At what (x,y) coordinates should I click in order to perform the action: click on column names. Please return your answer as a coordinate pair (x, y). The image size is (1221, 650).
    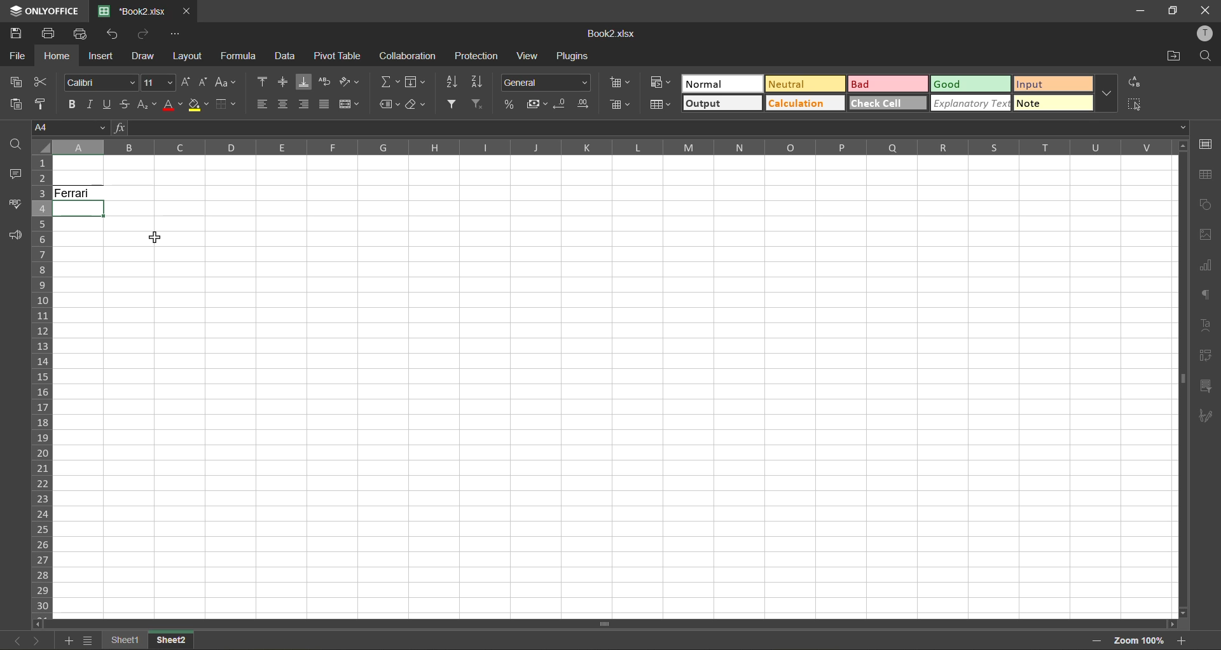
    Looking at the image, I should click on (609, 146).